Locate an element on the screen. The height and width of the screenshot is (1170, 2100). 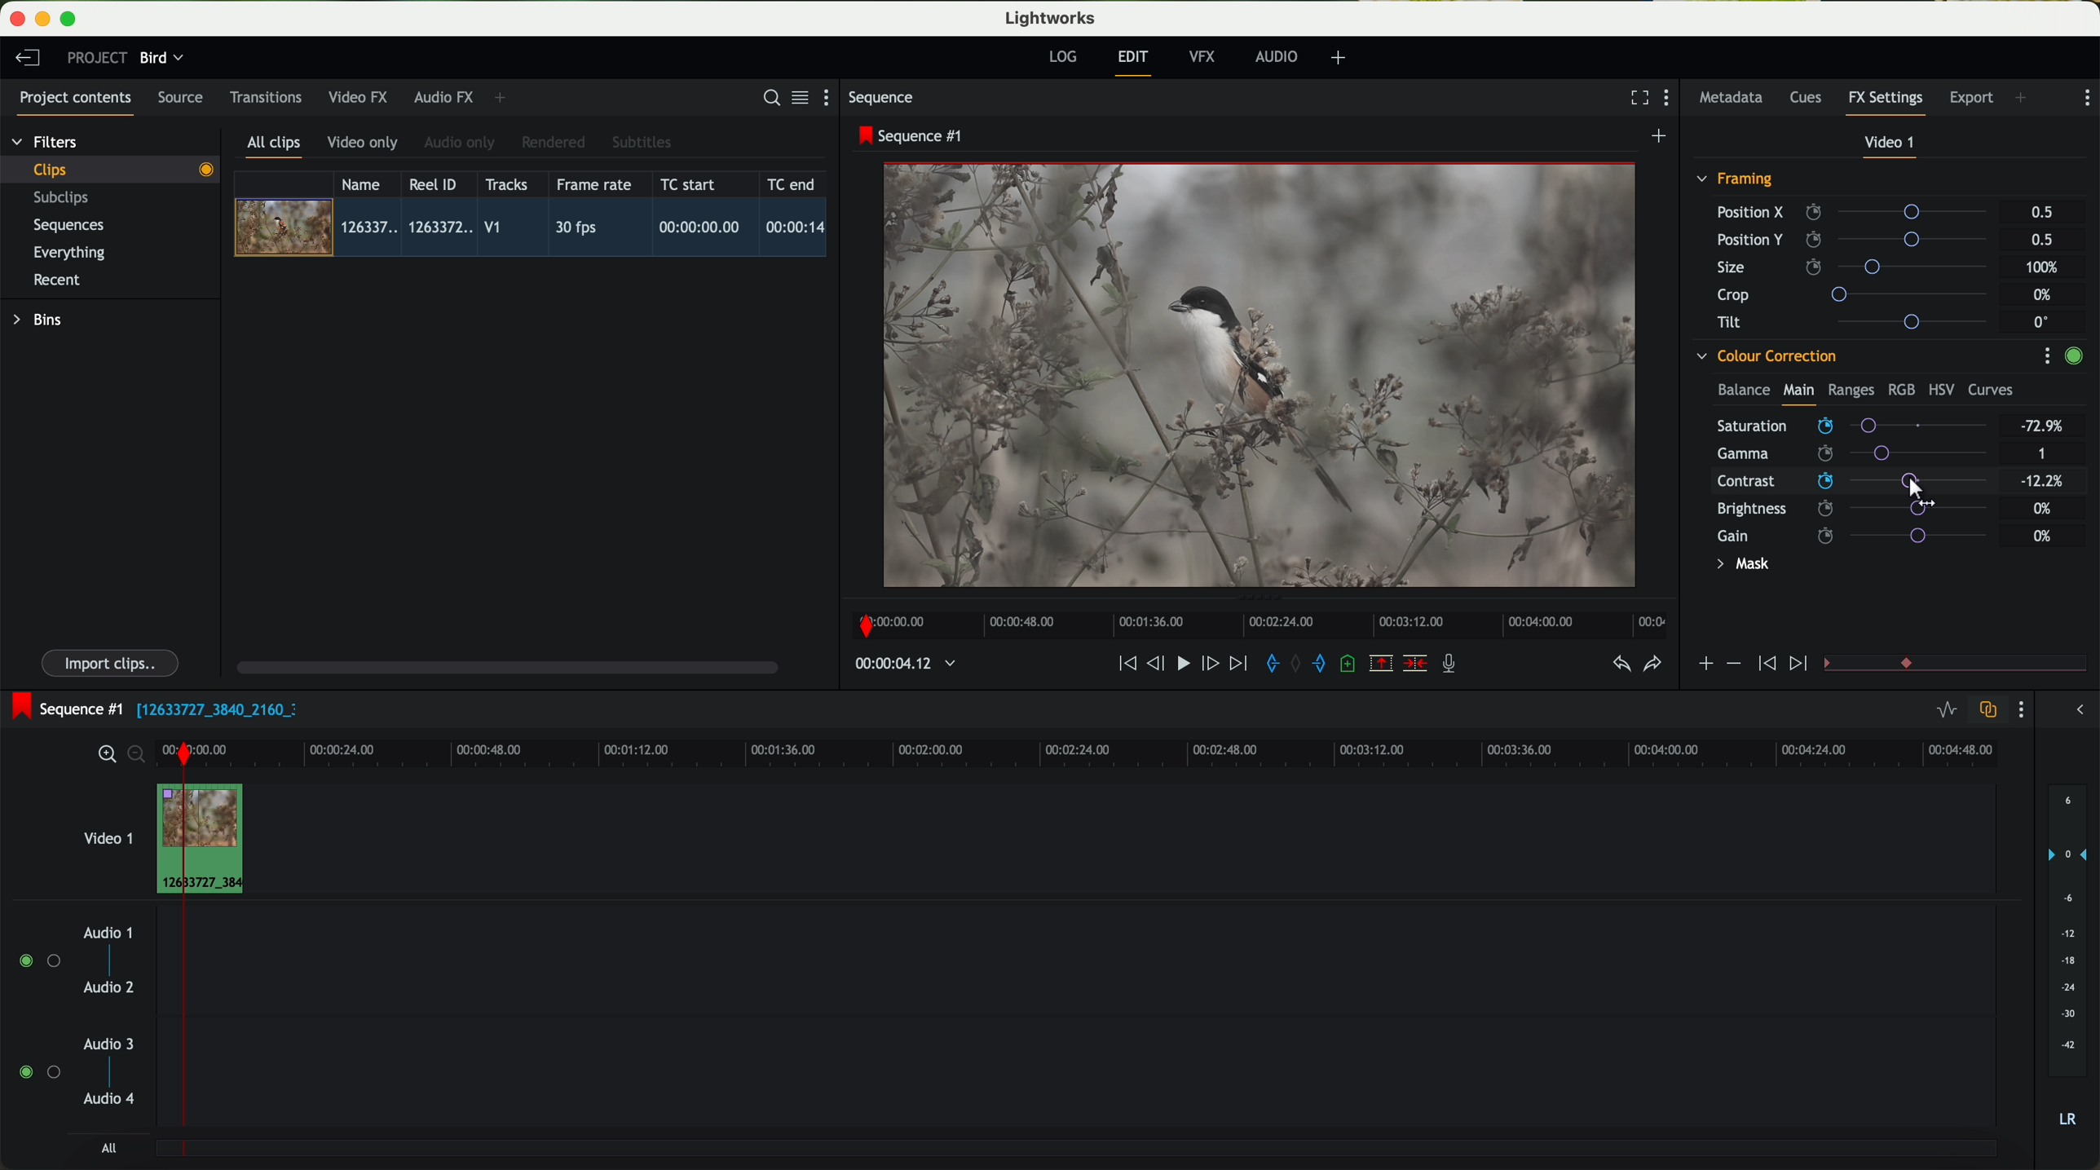
all is located at coordinates (108, 1148).